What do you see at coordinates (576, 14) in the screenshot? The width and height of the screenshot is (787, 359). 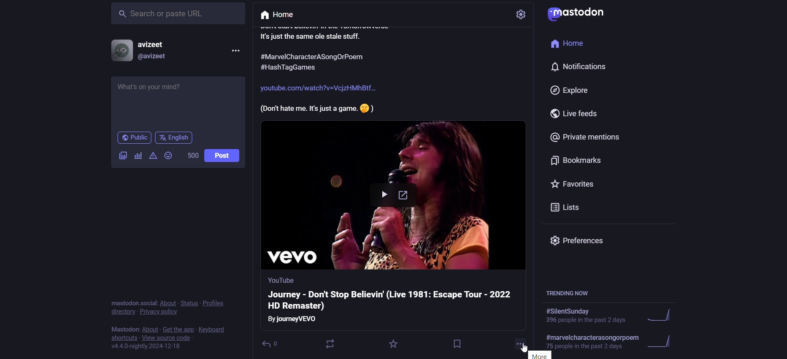 I see `logo` at bounding box center [576, 14].